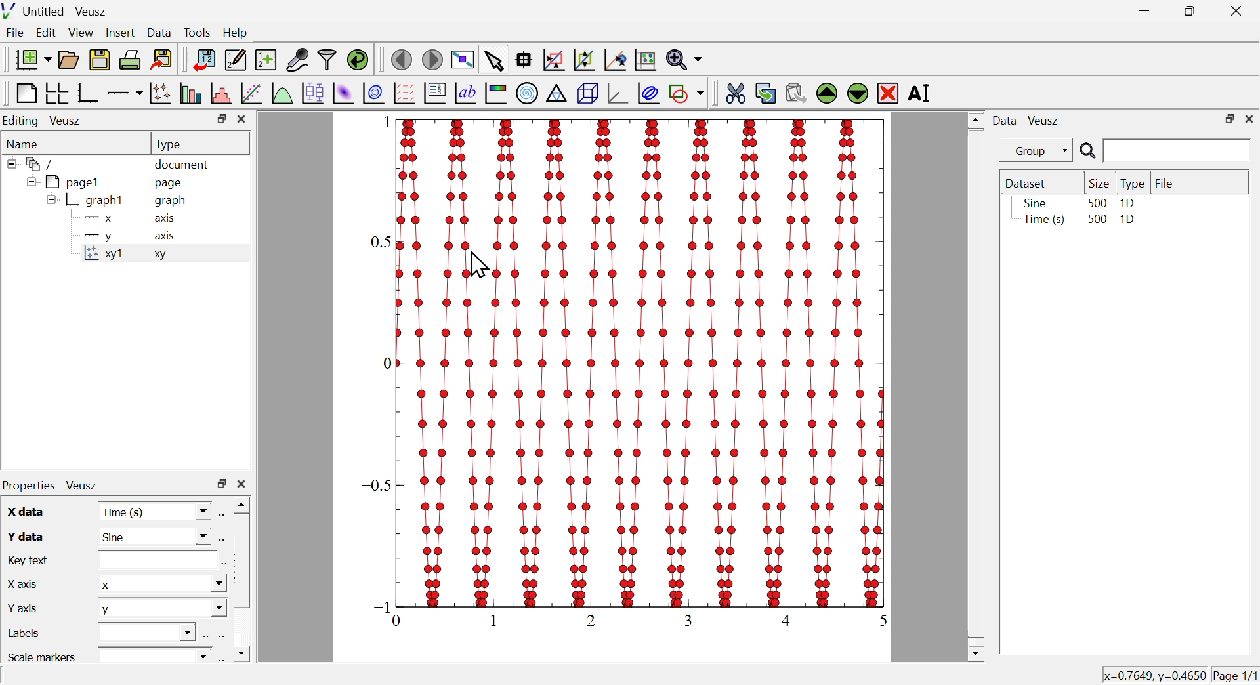  Describe the element at coordinates (171, 201) in the screenshot. I see `graph` at that location.